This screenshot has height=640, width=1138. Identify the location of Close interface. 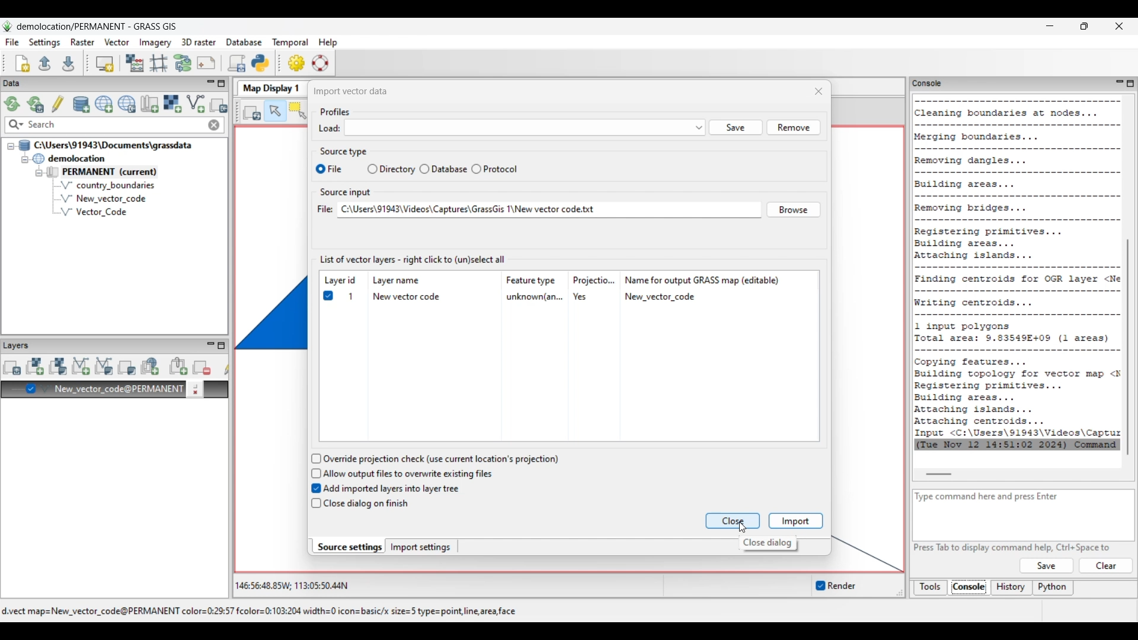
(1118, 26).